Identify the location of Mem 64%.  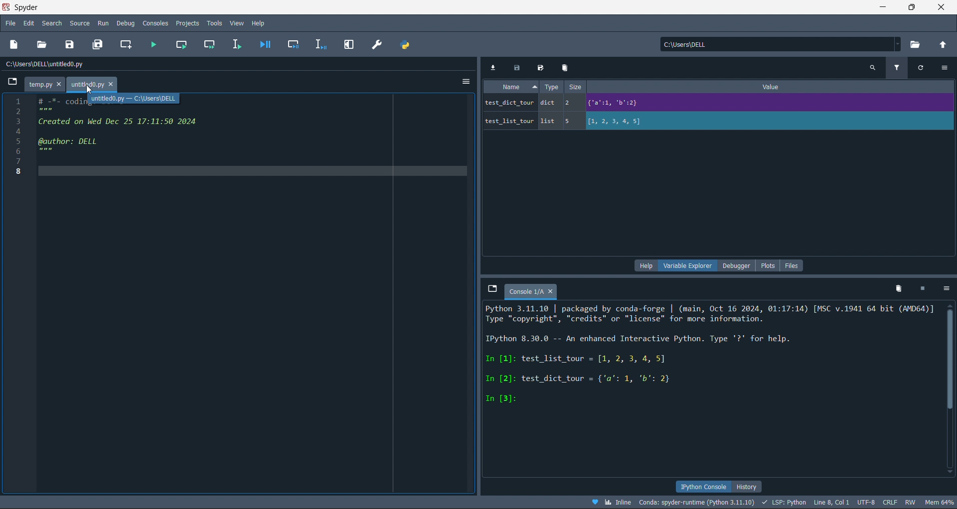
(938, 503).